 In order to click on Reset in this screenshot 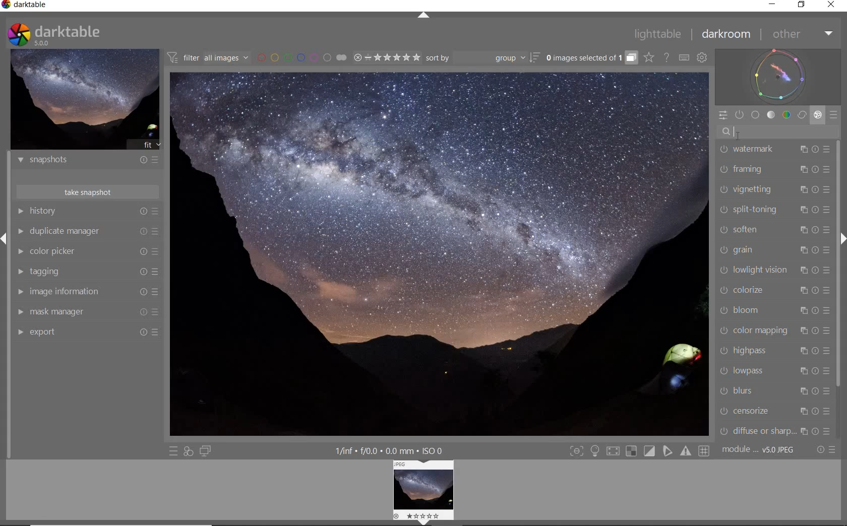, I will do `click(143, 291)`.